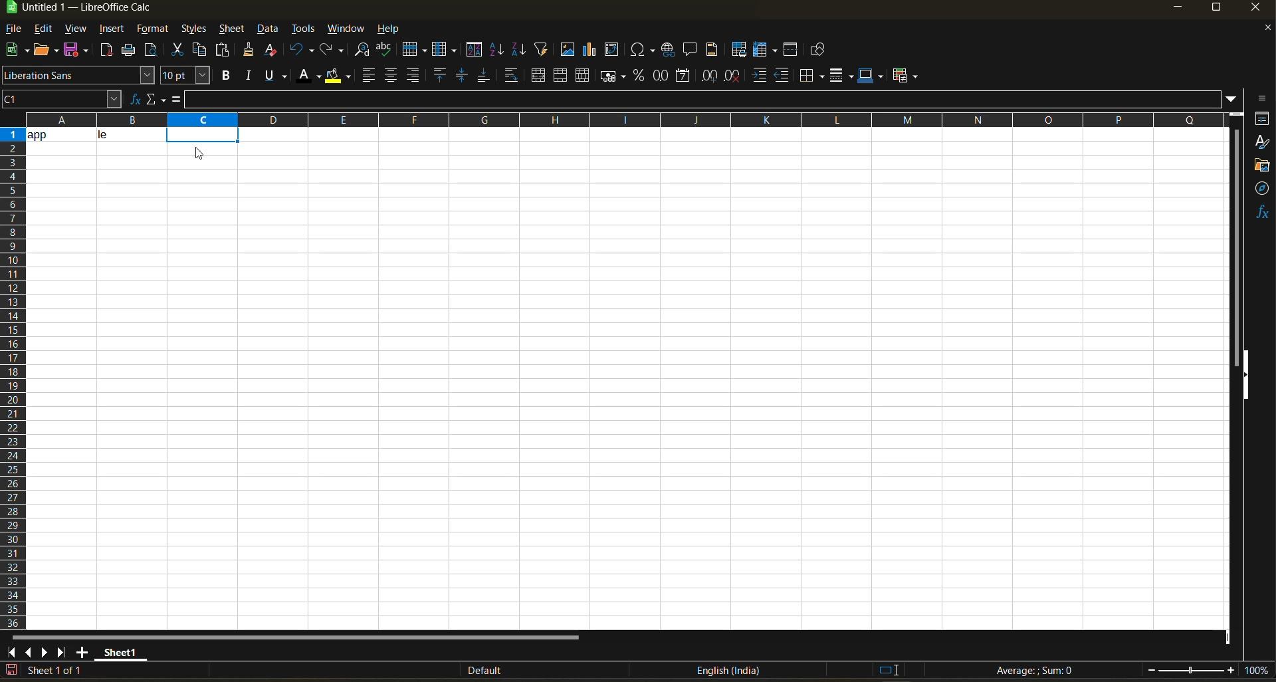 The image size is (1276, 682). What do you see at coordinates (155, 98) in the screenshot?
I see `select function` at bounding box center [155, 98].